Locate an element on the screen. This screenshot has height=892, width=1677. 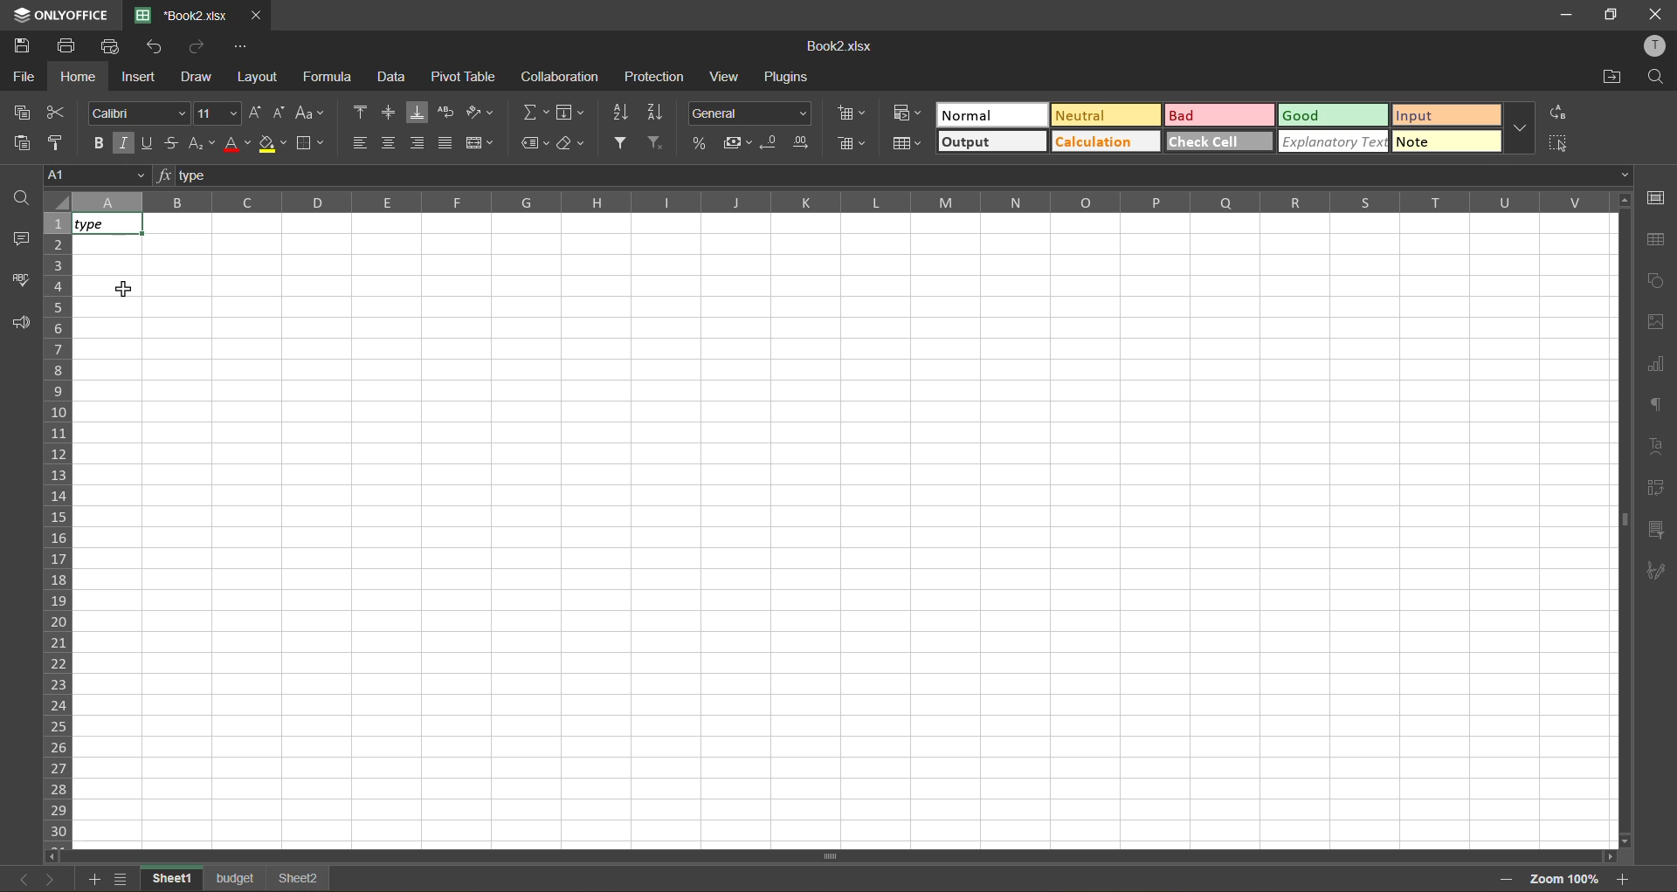
replace is located at coordinates (1561, 114).